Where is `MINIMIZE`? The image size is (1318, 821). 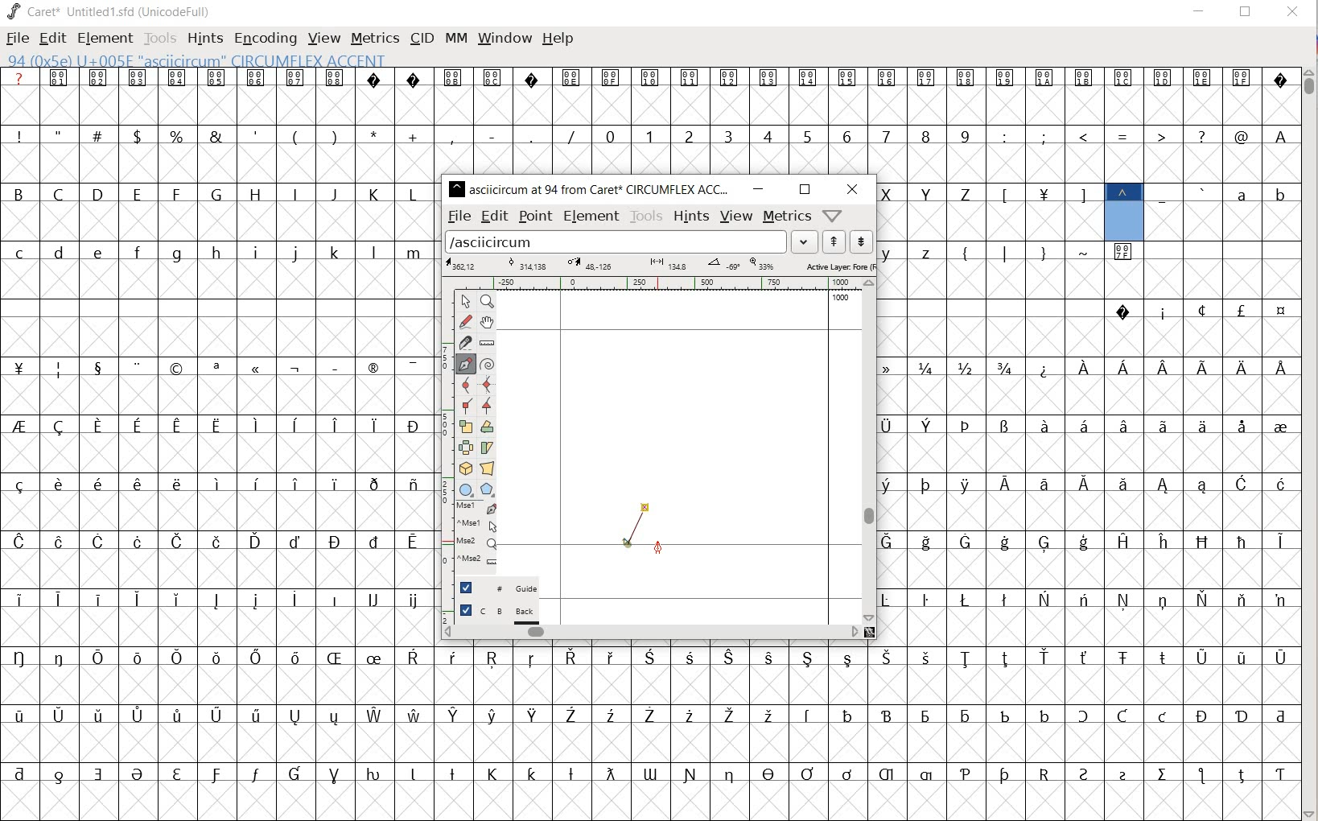 MINIMIZE is located at coordinates (1200, 10).